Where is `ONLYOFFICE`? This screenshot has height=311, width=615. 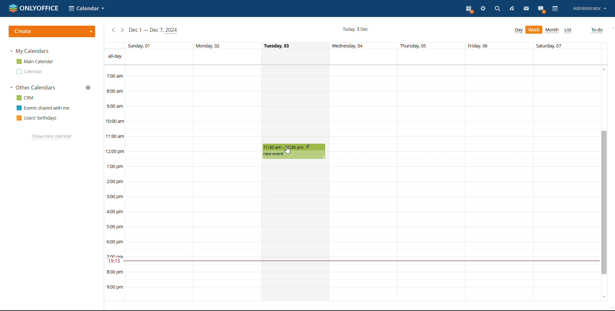 ONLYOFFICE is located at coordinates (33, 8).